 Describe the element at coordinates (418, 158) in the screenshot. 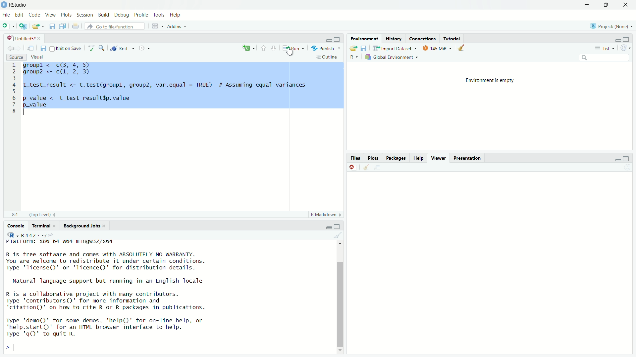

I see `Help` at that location.